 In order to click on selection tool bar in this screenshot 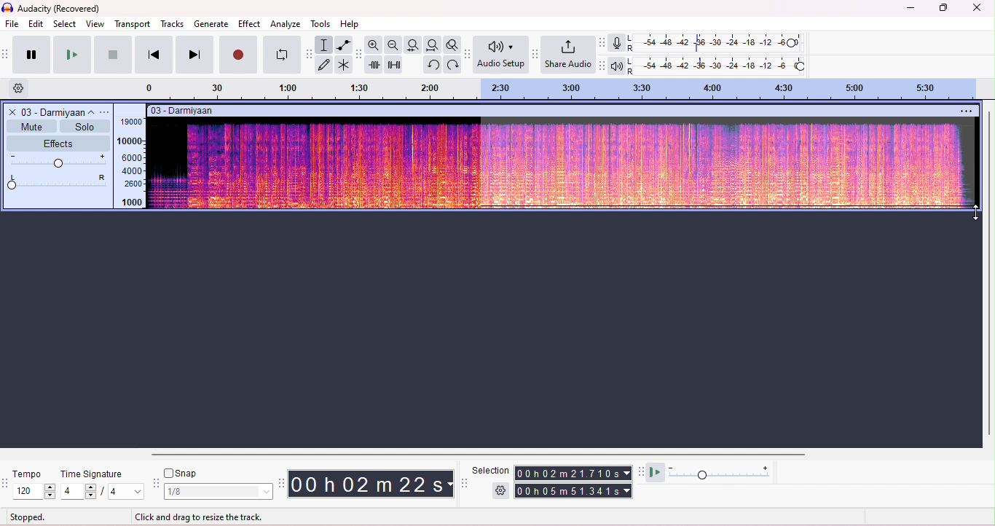, I will do `click(464, 482)`.